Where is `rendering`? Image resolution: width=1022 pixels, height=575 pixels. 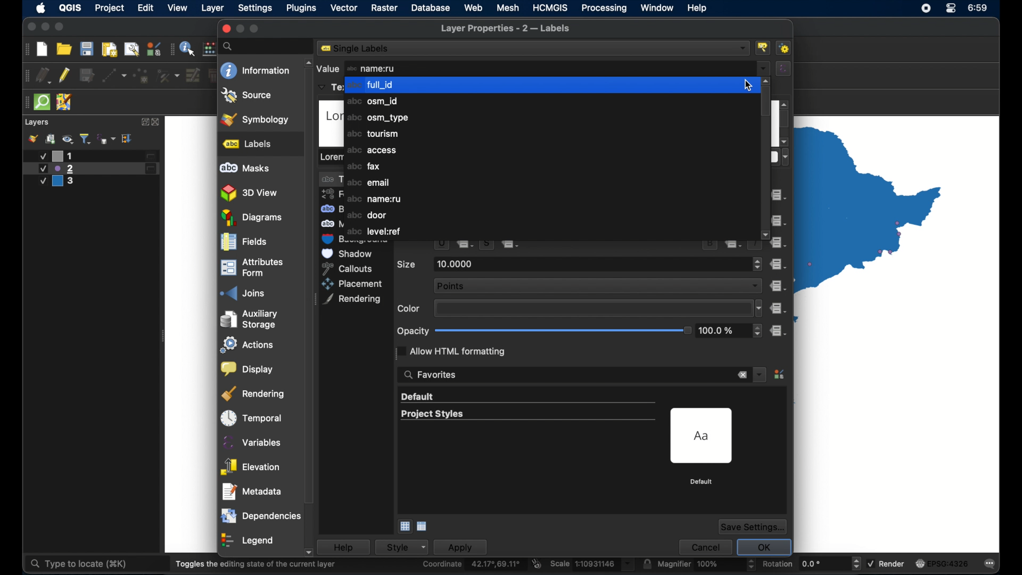 rendering is located at coordinates (253, 391).